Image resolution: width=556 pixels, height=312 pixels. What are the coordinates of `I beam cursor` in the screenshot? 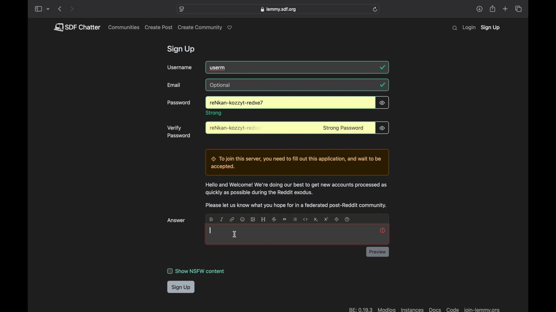 It's located at (235, 235).